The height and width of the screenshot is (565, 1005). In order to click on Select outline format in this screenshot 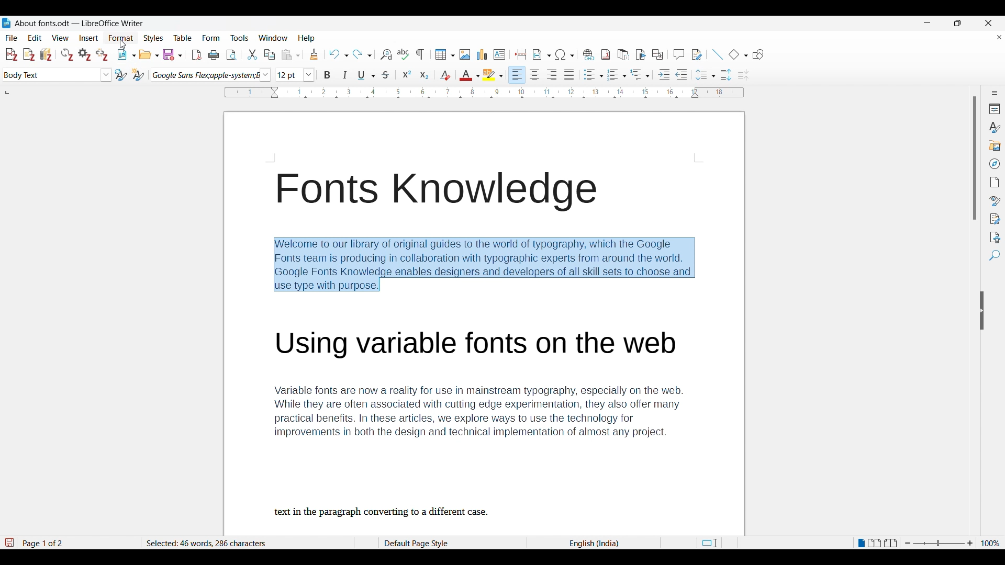, I will do `click(640, 75)`.